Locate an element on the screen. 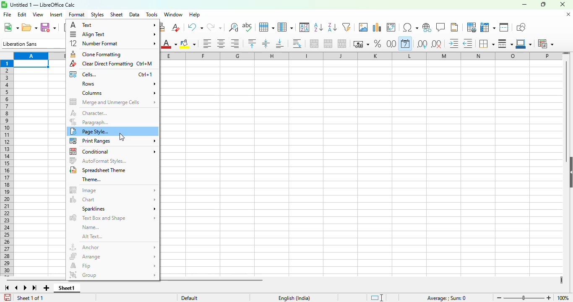 Image resolution: width=573 pixels, height=302 pixels. insert hyperlink is located at coordinates (427, 27).